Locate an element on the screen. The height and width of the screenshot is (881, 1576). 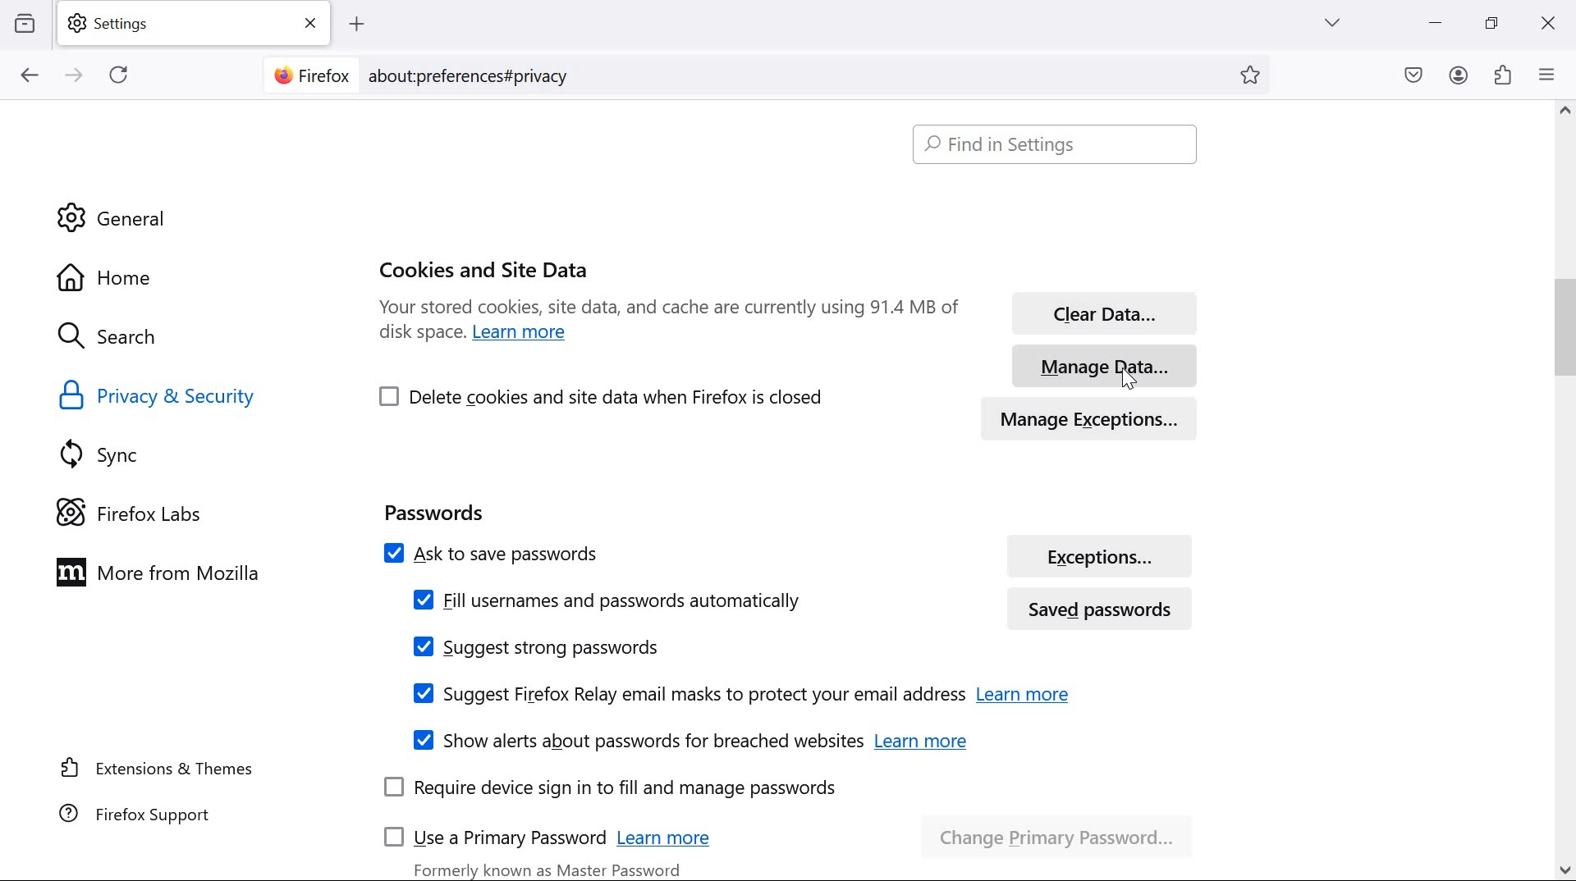
view recent browsing across windows is located at coordinates (25, 21).